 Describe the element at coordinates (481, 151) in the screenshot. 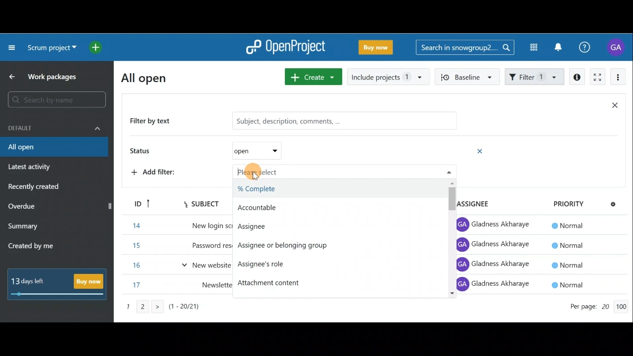

I see `Remove` at that location.